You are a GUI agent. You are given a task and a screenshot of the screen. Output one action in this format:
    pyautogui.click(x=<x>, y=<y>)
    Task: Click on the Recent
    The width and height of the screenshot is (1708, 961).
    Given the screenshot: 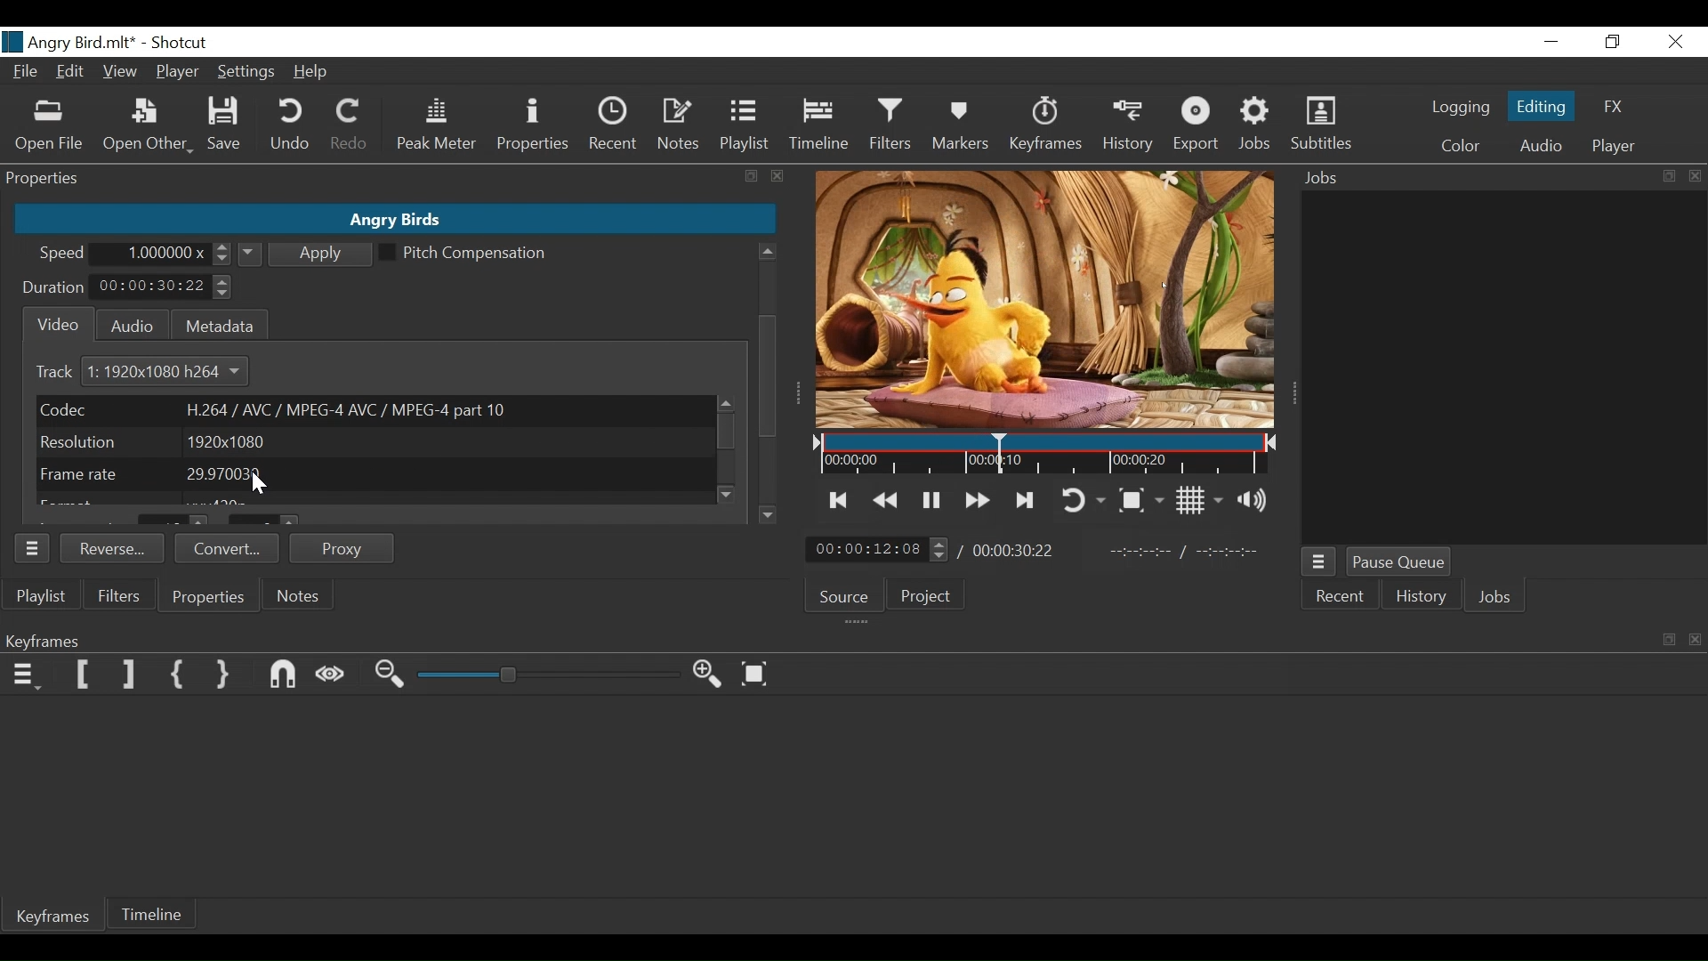 What is the action you would take?
    pyautogui.click(x=611, y=125)
    